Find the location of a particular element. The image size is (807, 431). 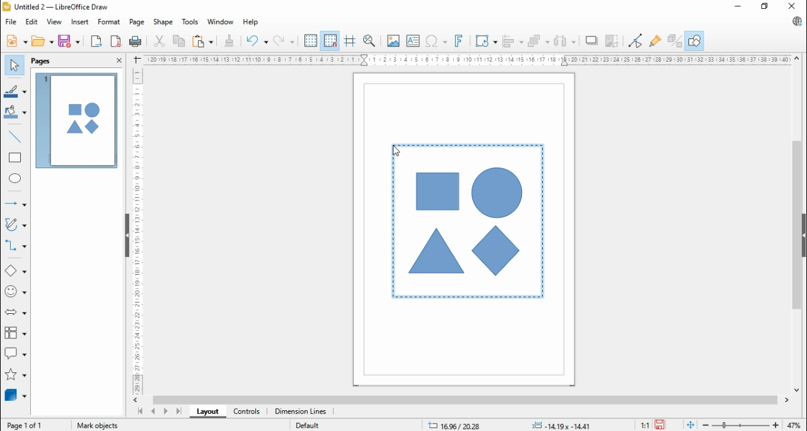

vertical scale is located at coordinates (136, 230).